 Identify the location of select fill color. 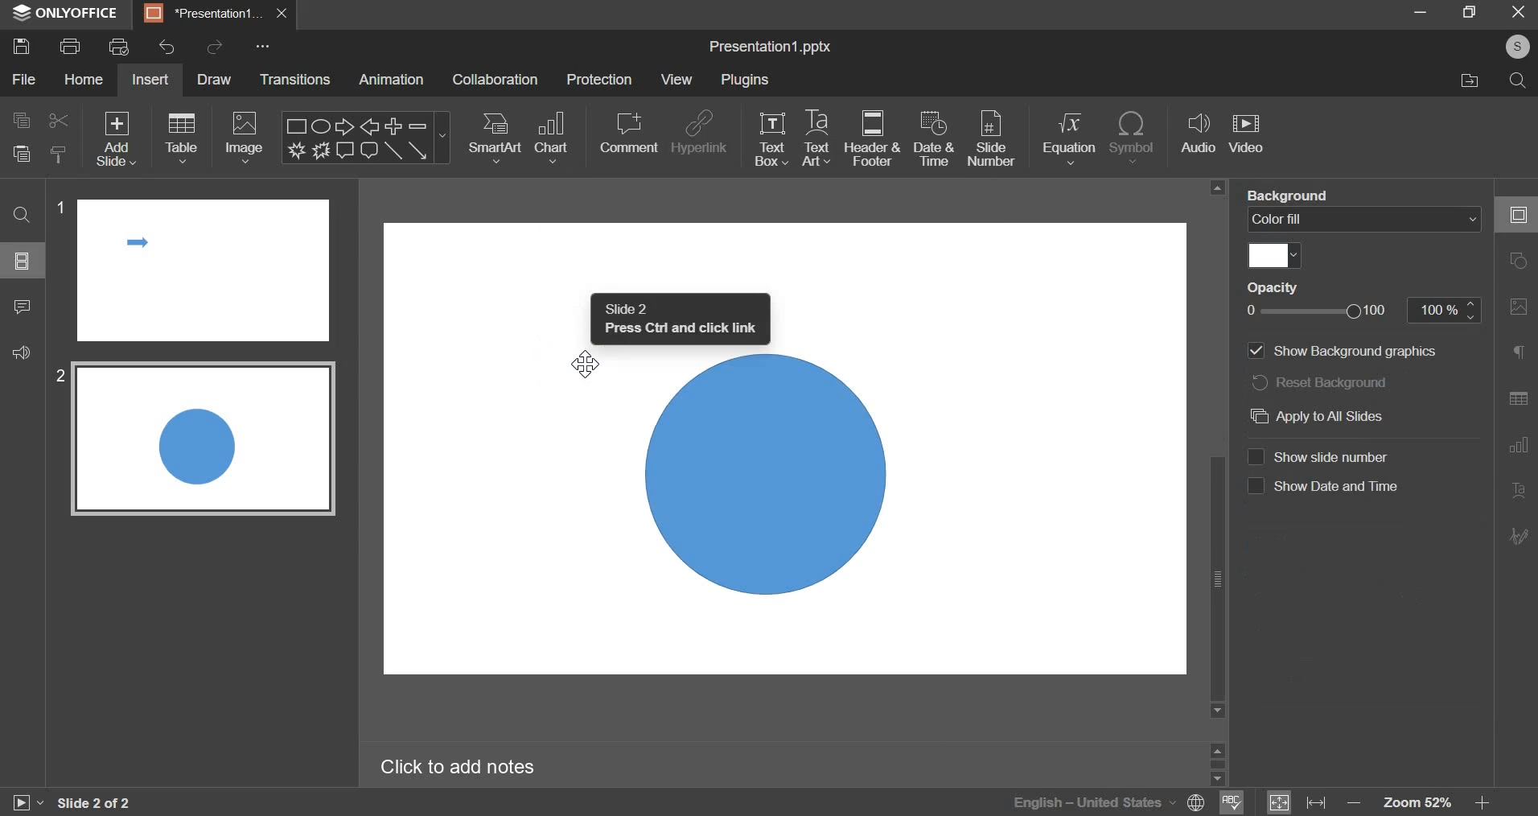
(1276, 255).